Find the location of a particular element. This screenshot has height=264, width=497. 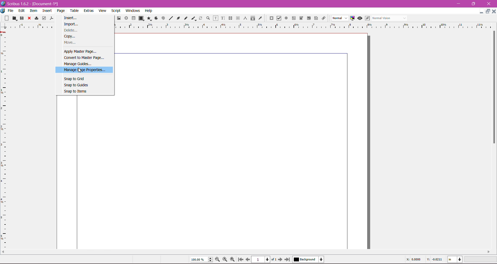

PDF Combo Box is located at coordinates (302, 18).